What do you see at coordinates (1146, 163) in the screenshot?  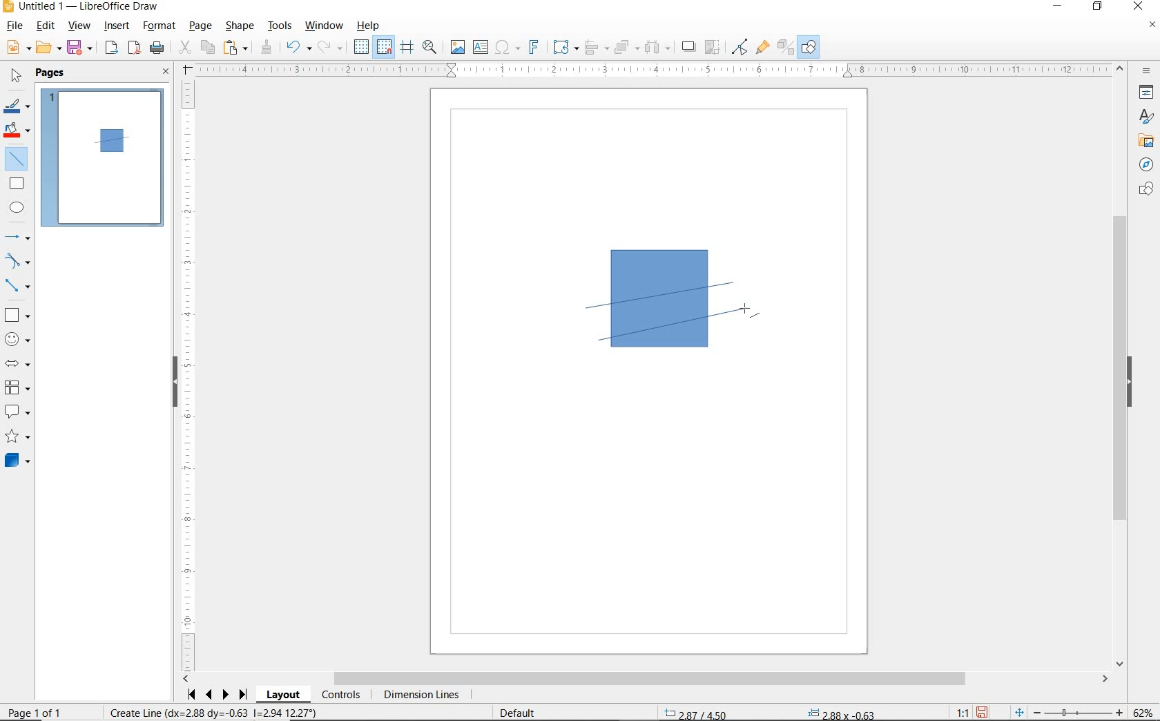 I see `NAVIGATOR` at bounding box center [1146, 163].